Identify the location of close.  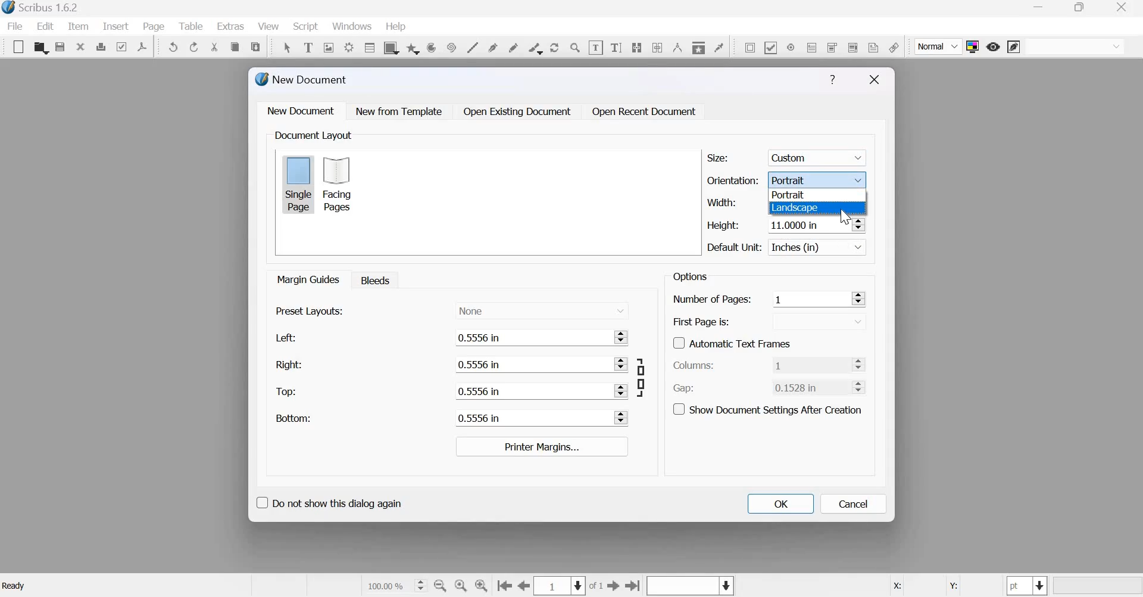
(1125, 7).